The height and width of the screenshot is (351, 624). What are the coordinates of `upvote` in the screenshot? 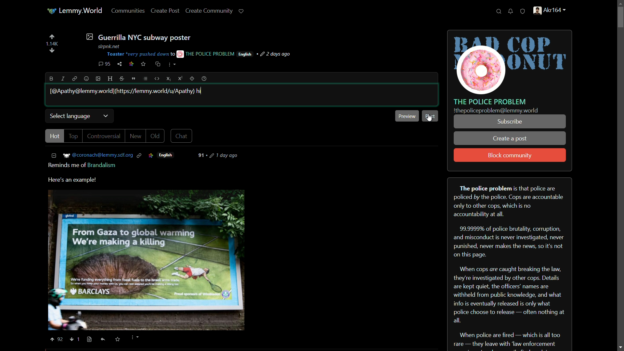 It's located at (52, 37).